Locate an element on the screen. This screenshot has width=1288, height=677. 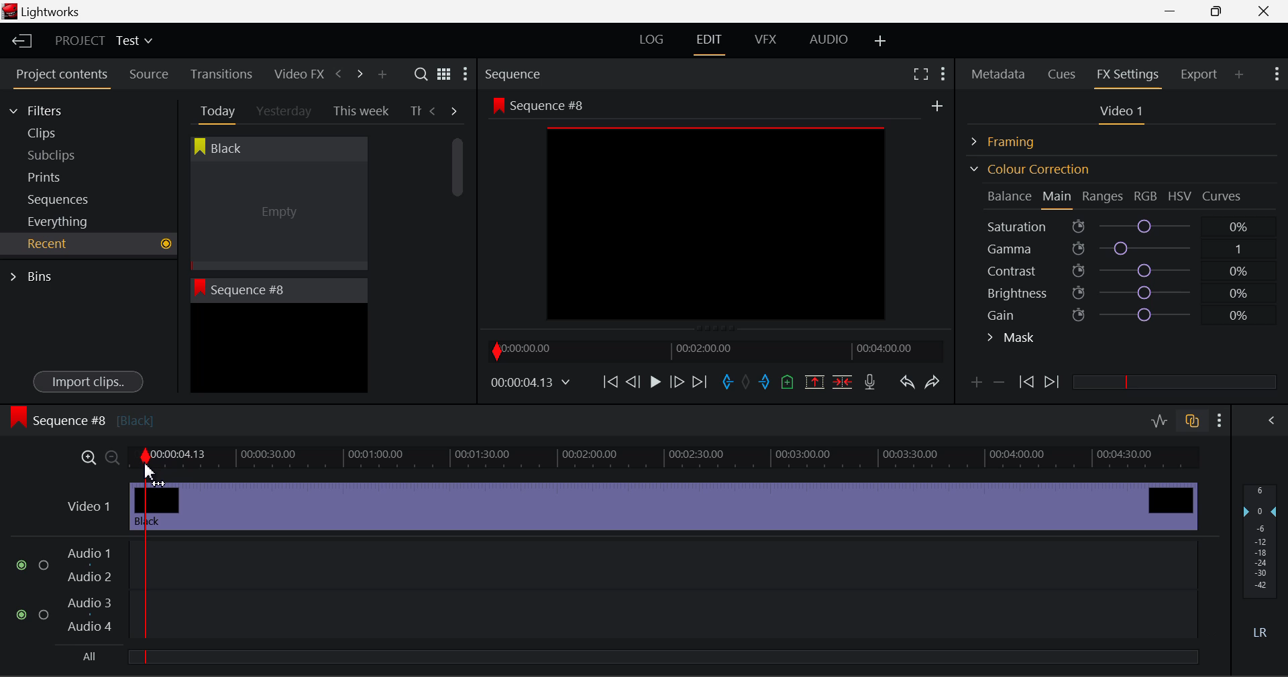
Audio Input Fields is located at coordinates (608, 591).